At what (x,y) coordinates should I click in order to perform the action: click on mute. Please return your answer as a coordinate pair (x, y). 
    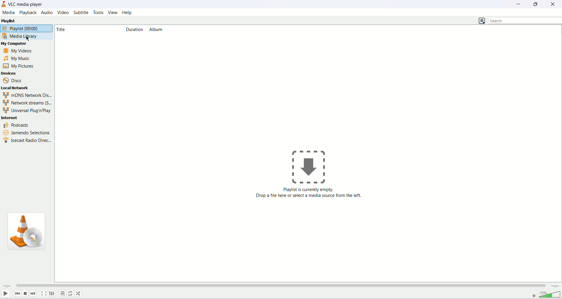
    Looking at the image, I should click on (534, 296).